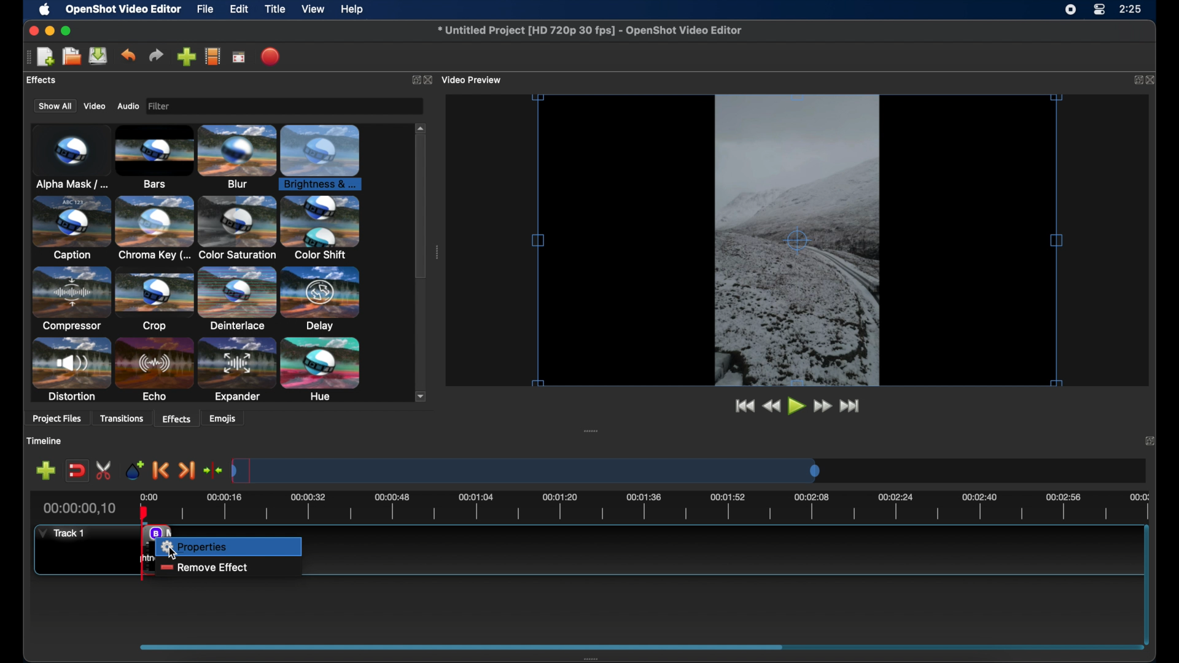 This screenshot has width=1179, height=663. I want to click on cursor, so click(173, 552).